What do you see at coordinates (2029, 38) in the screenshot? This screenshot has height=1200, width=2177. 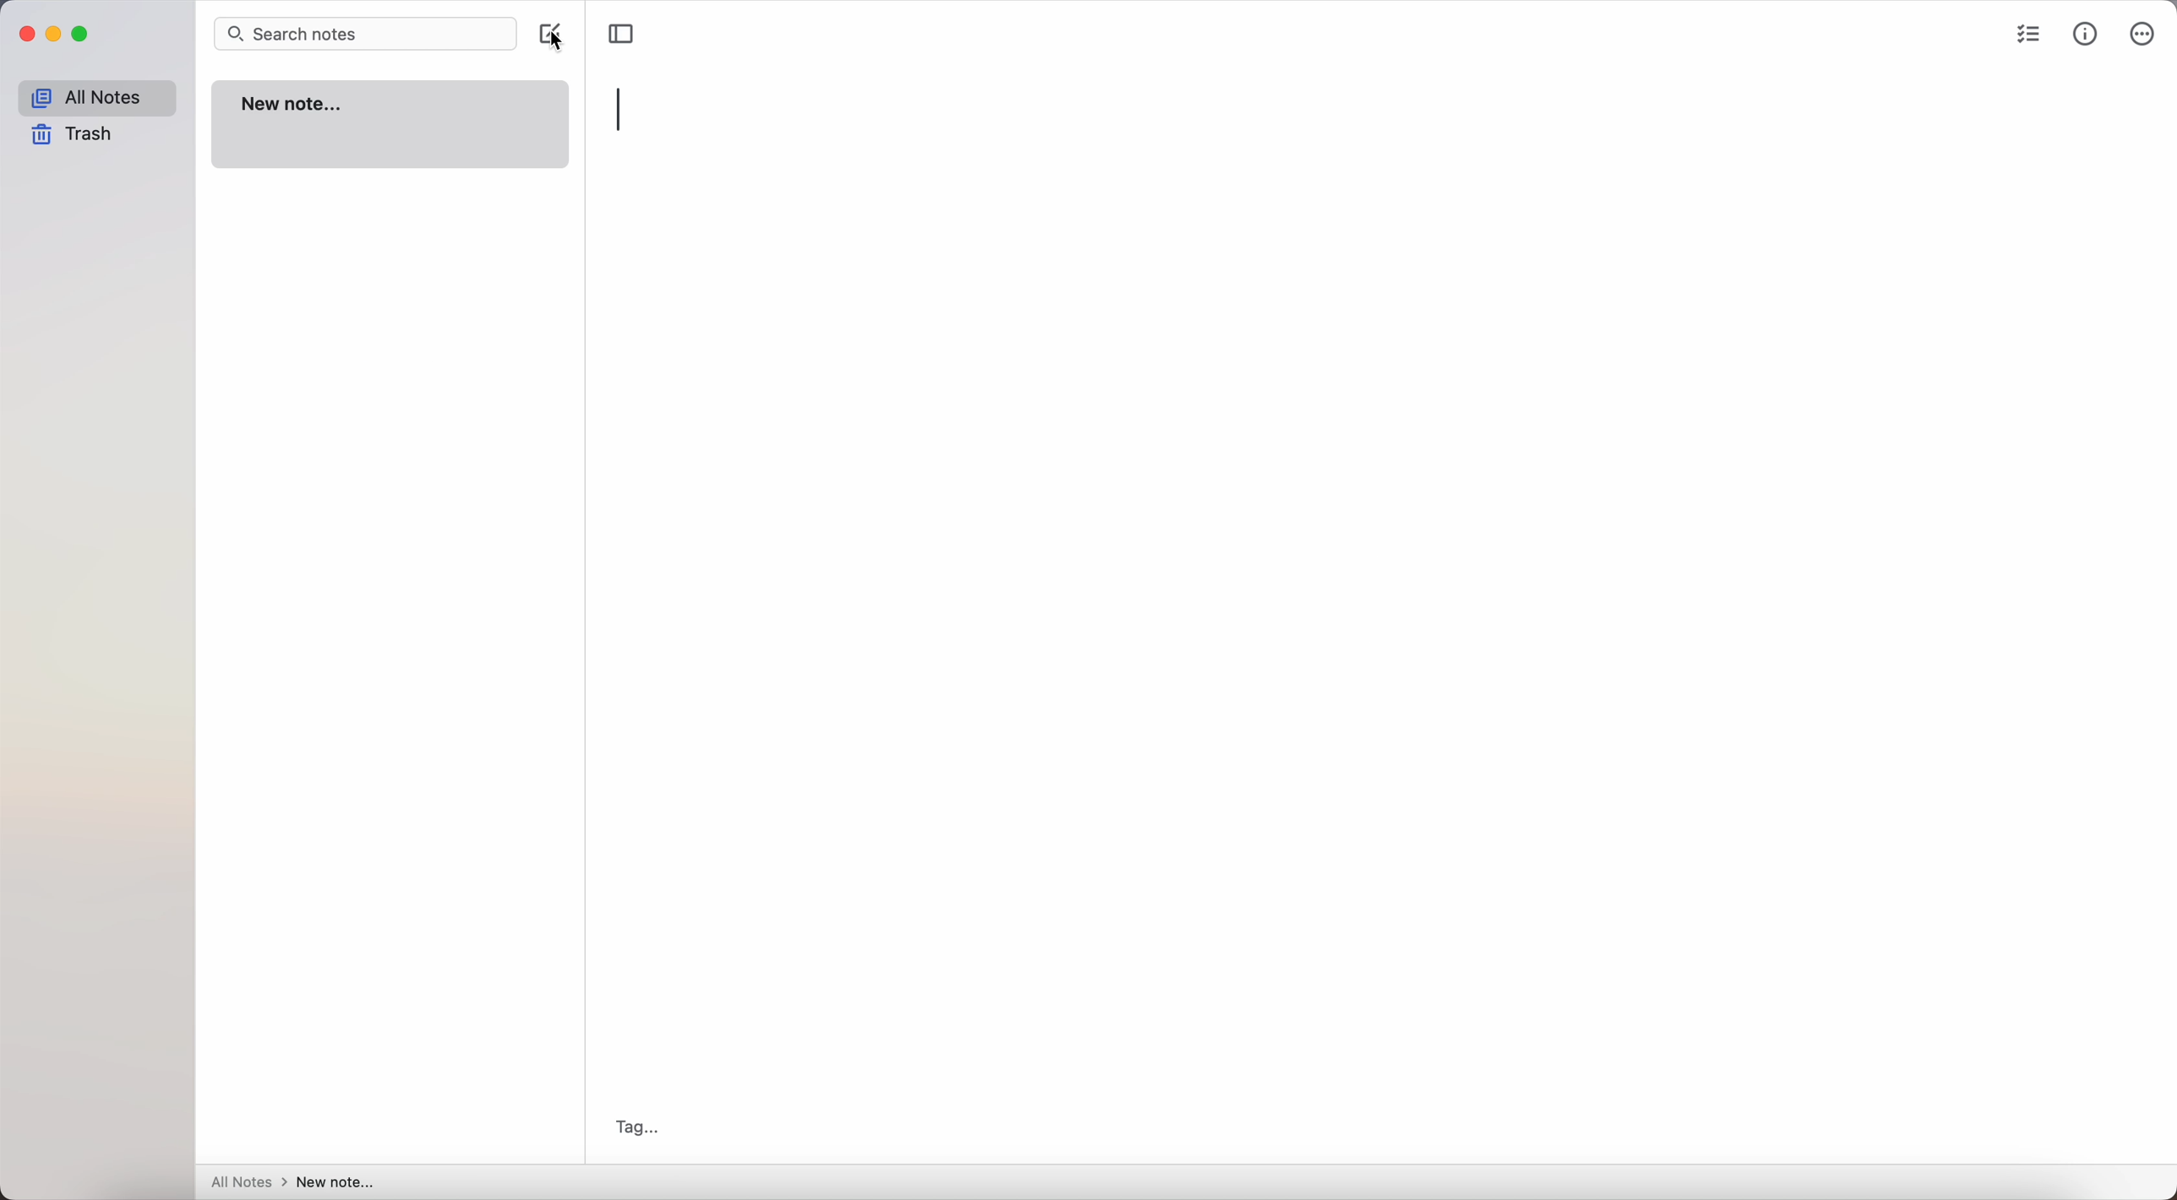 I see `check list` at bounding box center [2029, 38].